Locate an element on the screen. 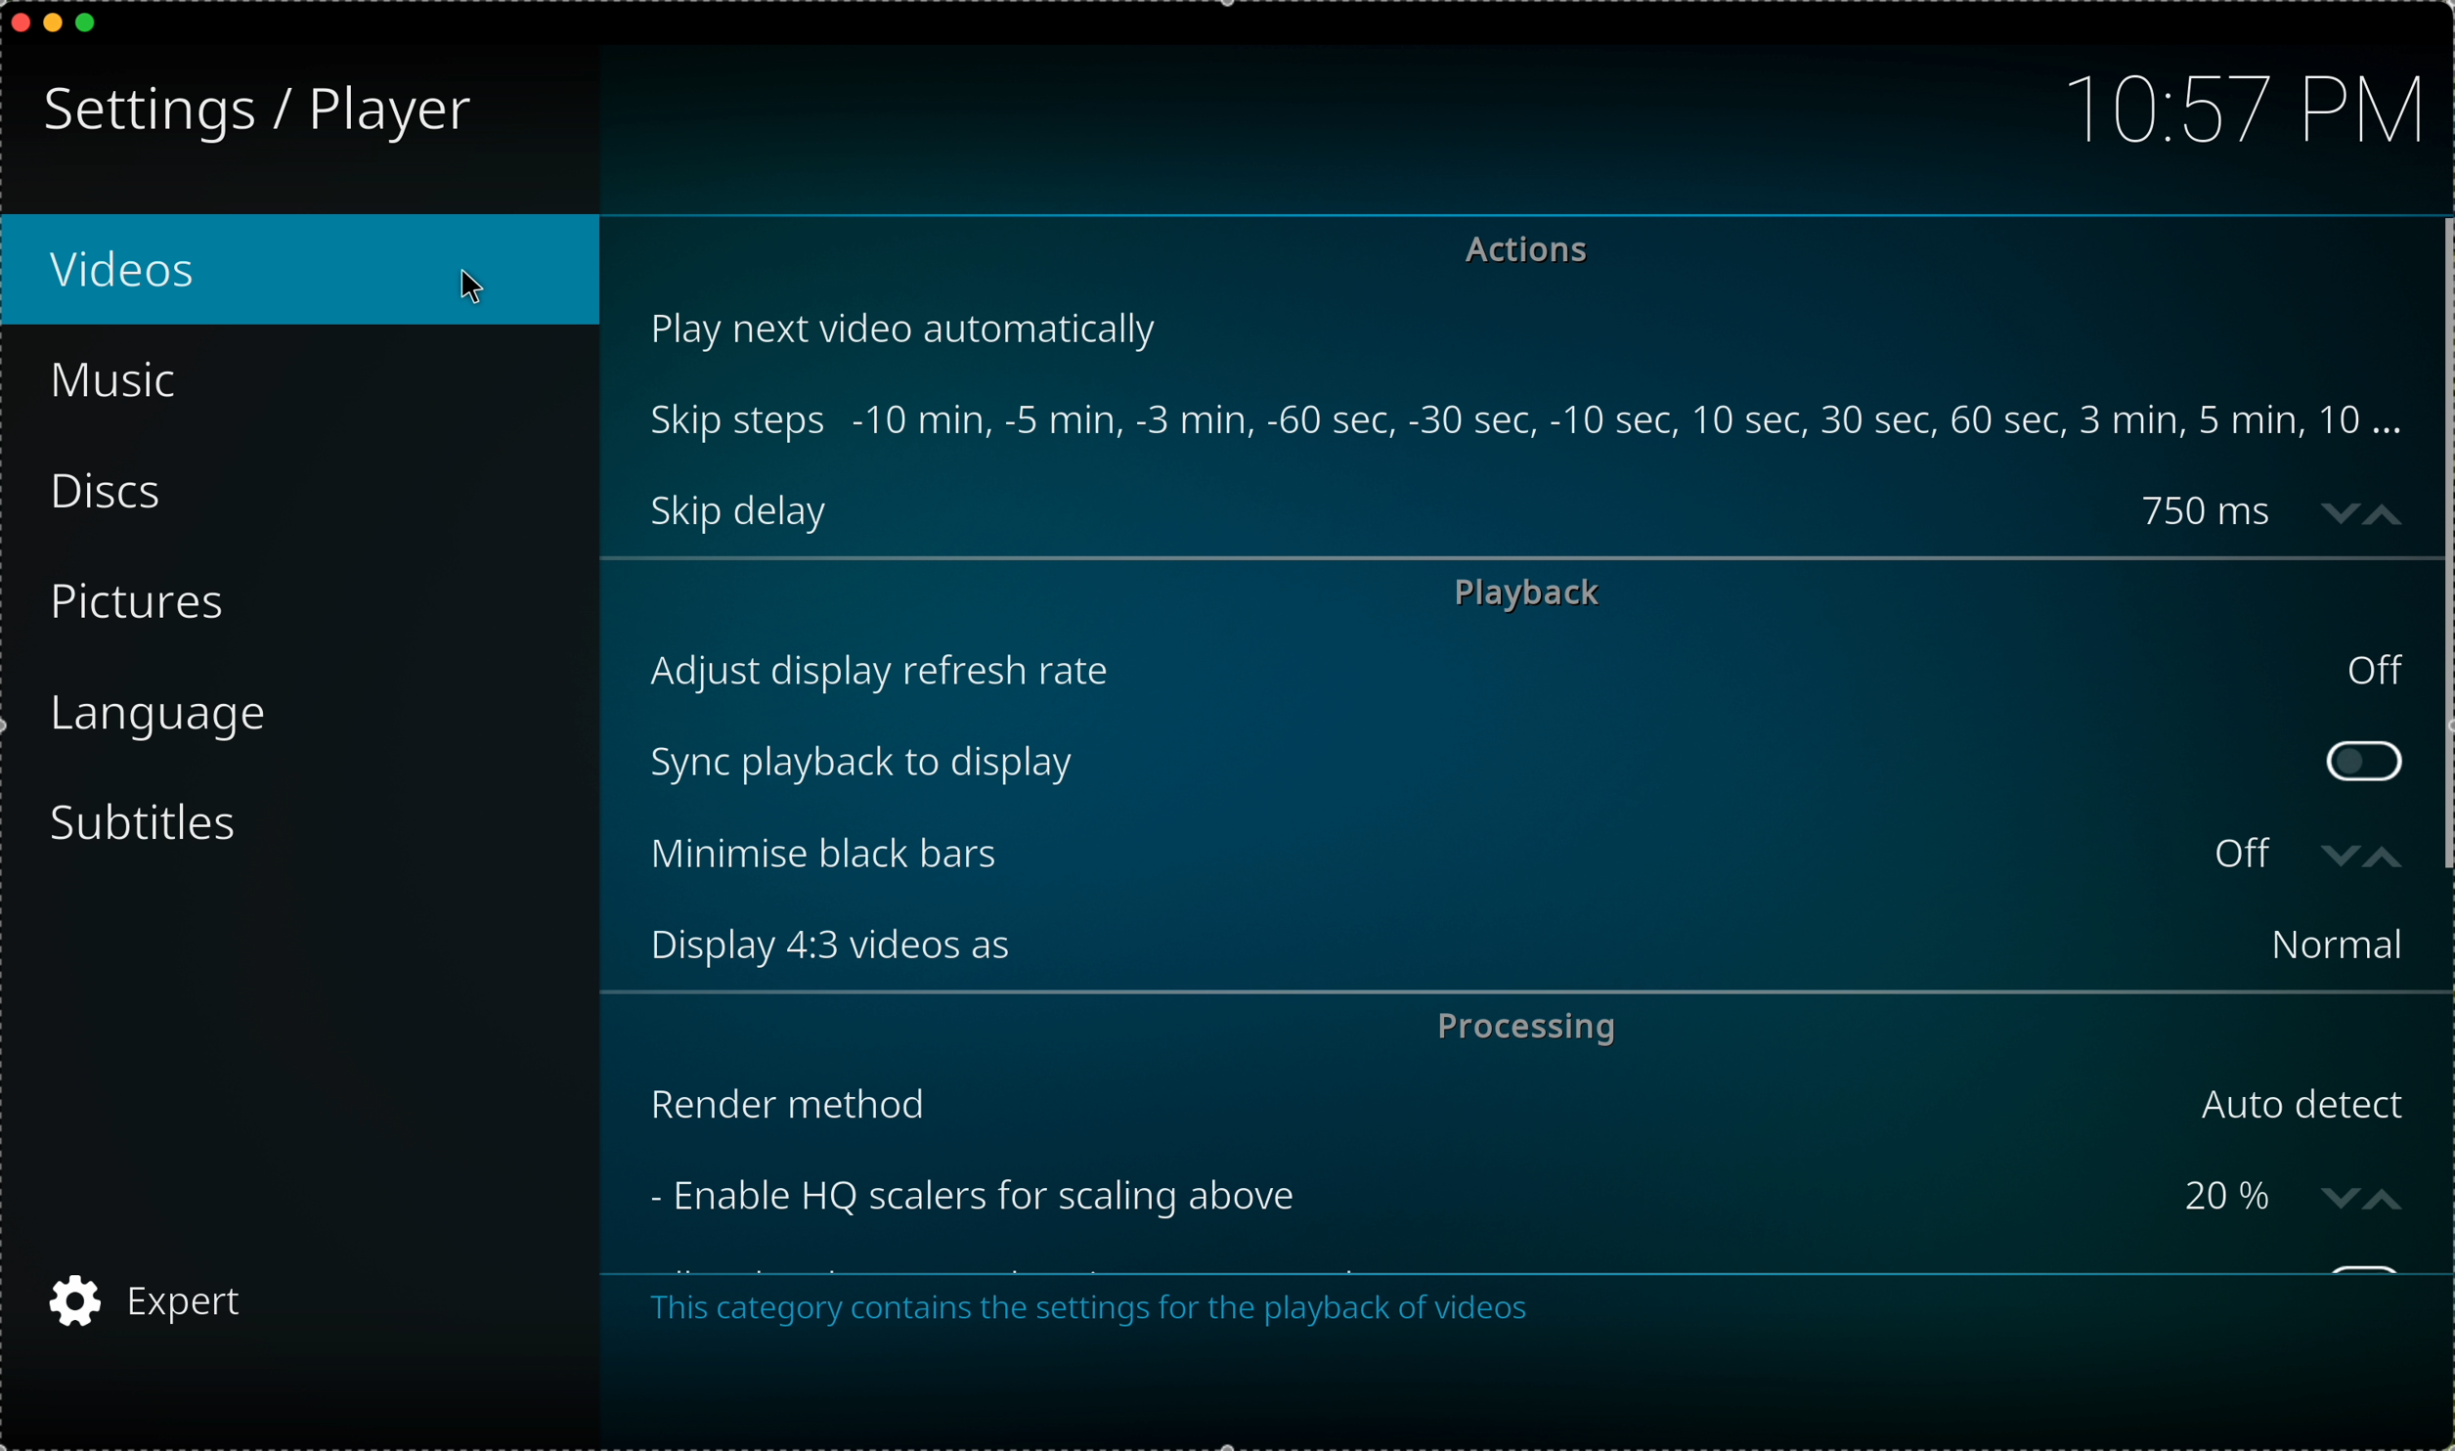  discs is located at coordinates (118, 494).